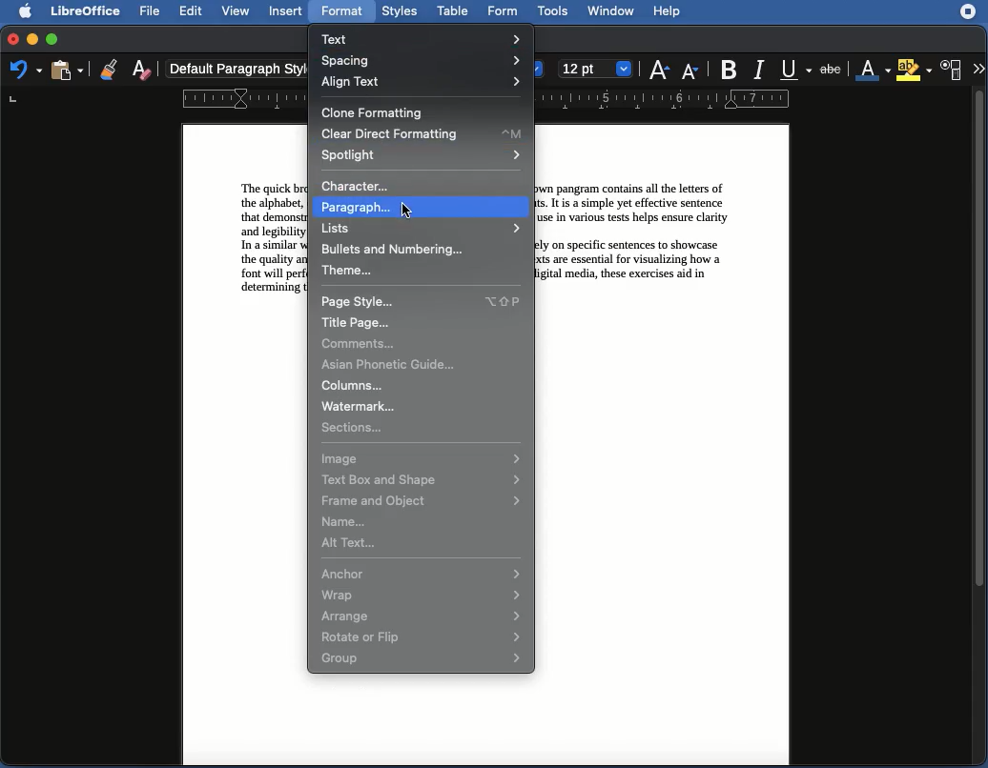  Describe the element at coordinates (422, 503) in the screenshot. I see `Frame and object` at that location.